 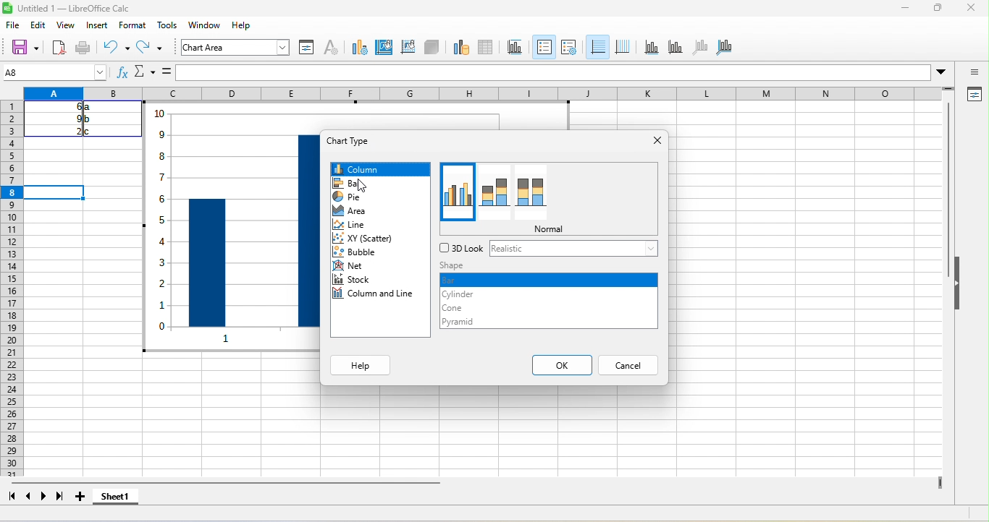 What do you see at coordinates (151, 48) in the screenshot?
I see `redo` at bounding box center [151, 48].